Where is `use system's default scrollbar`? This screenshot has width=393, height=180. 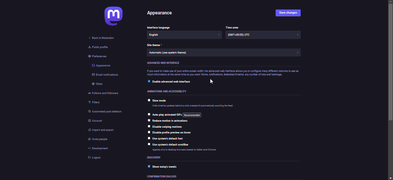
use system's default scrollbar is located at coordinates (172, 144).